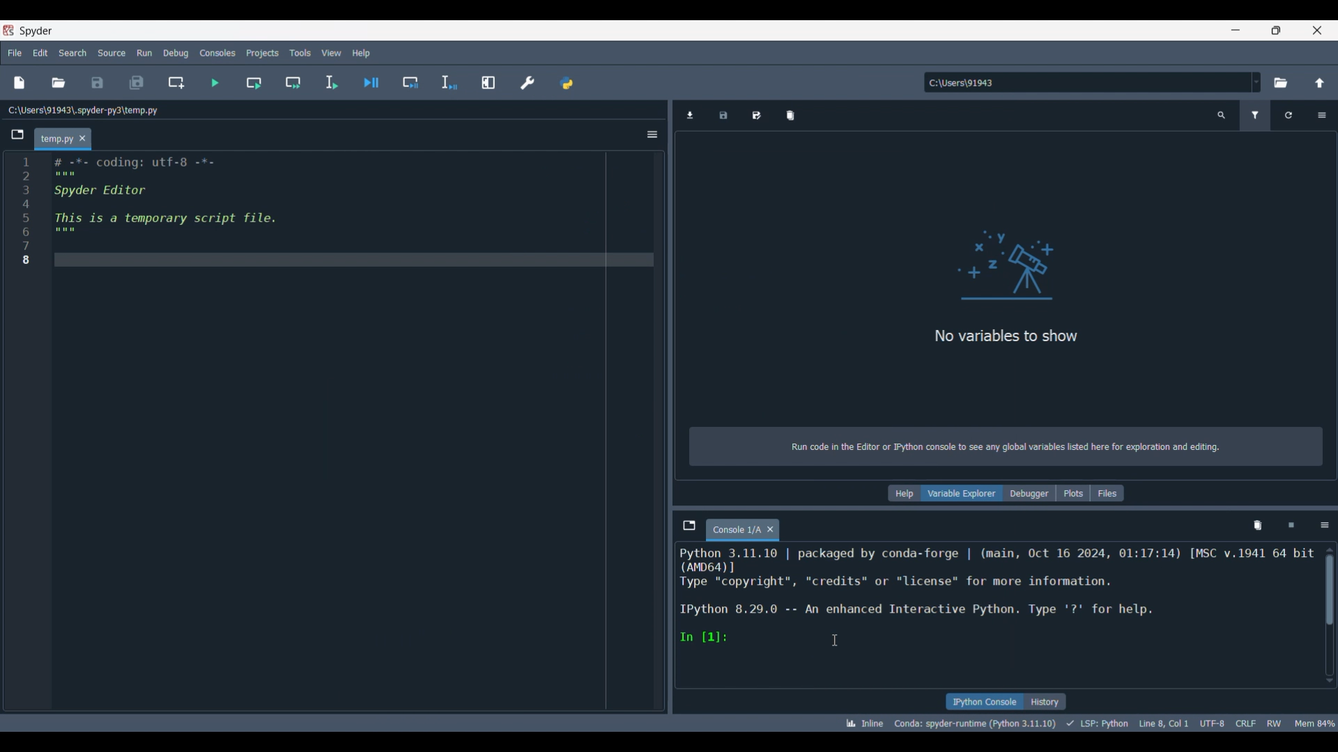 The image size is (1338, 752). I want to click on Current tab, so click(56, 139).